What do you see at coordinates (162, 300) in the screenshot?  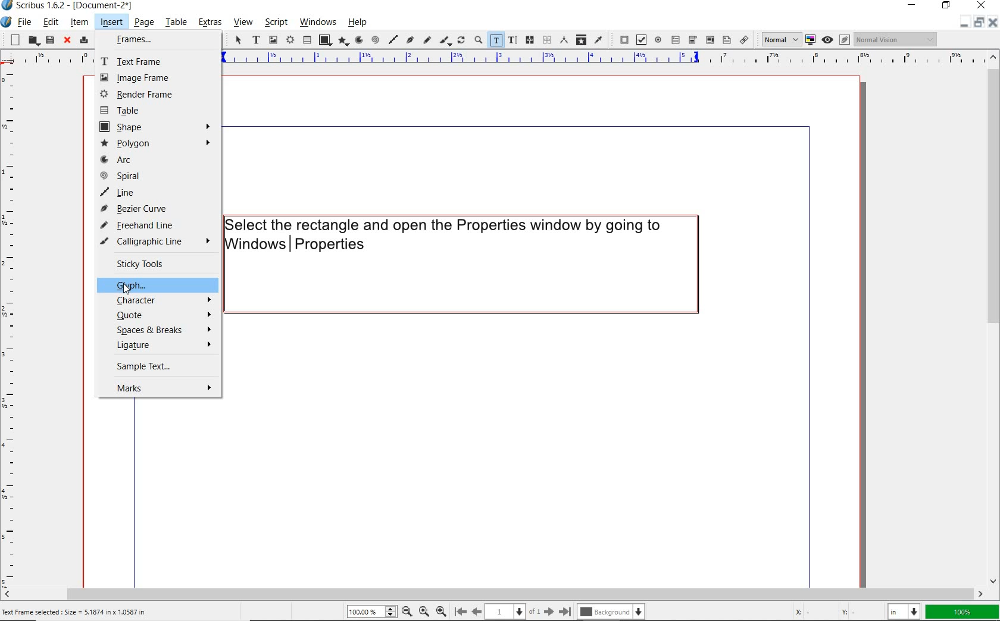 I see `character` at bounding box center [162, 300].